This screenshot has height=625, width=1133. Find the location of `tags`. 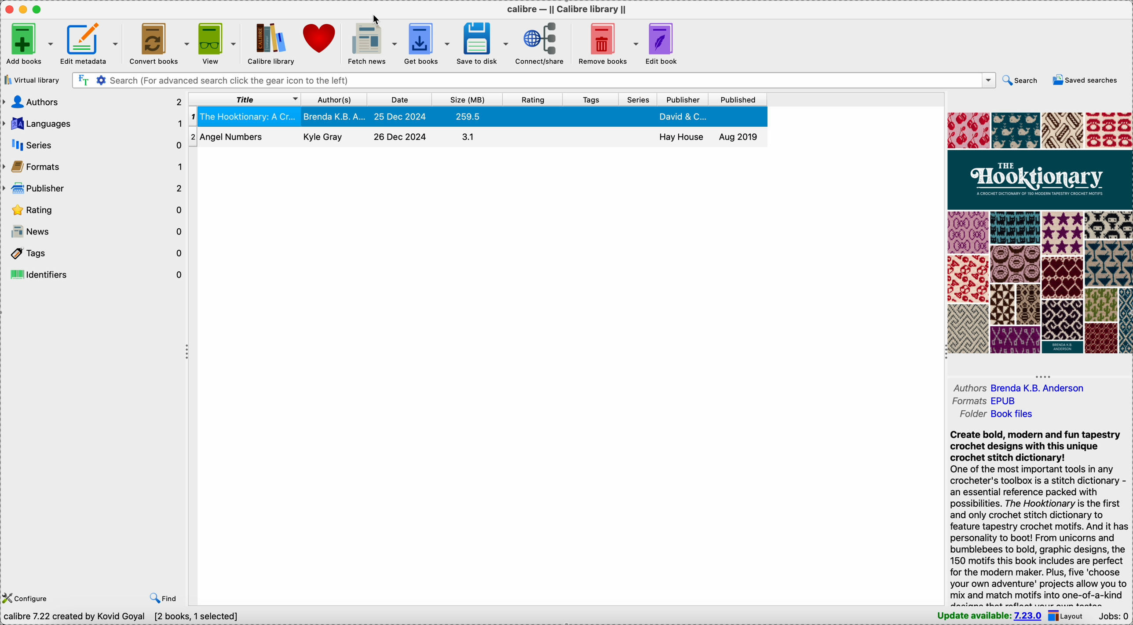

tags is located at coordinates (94, 251).